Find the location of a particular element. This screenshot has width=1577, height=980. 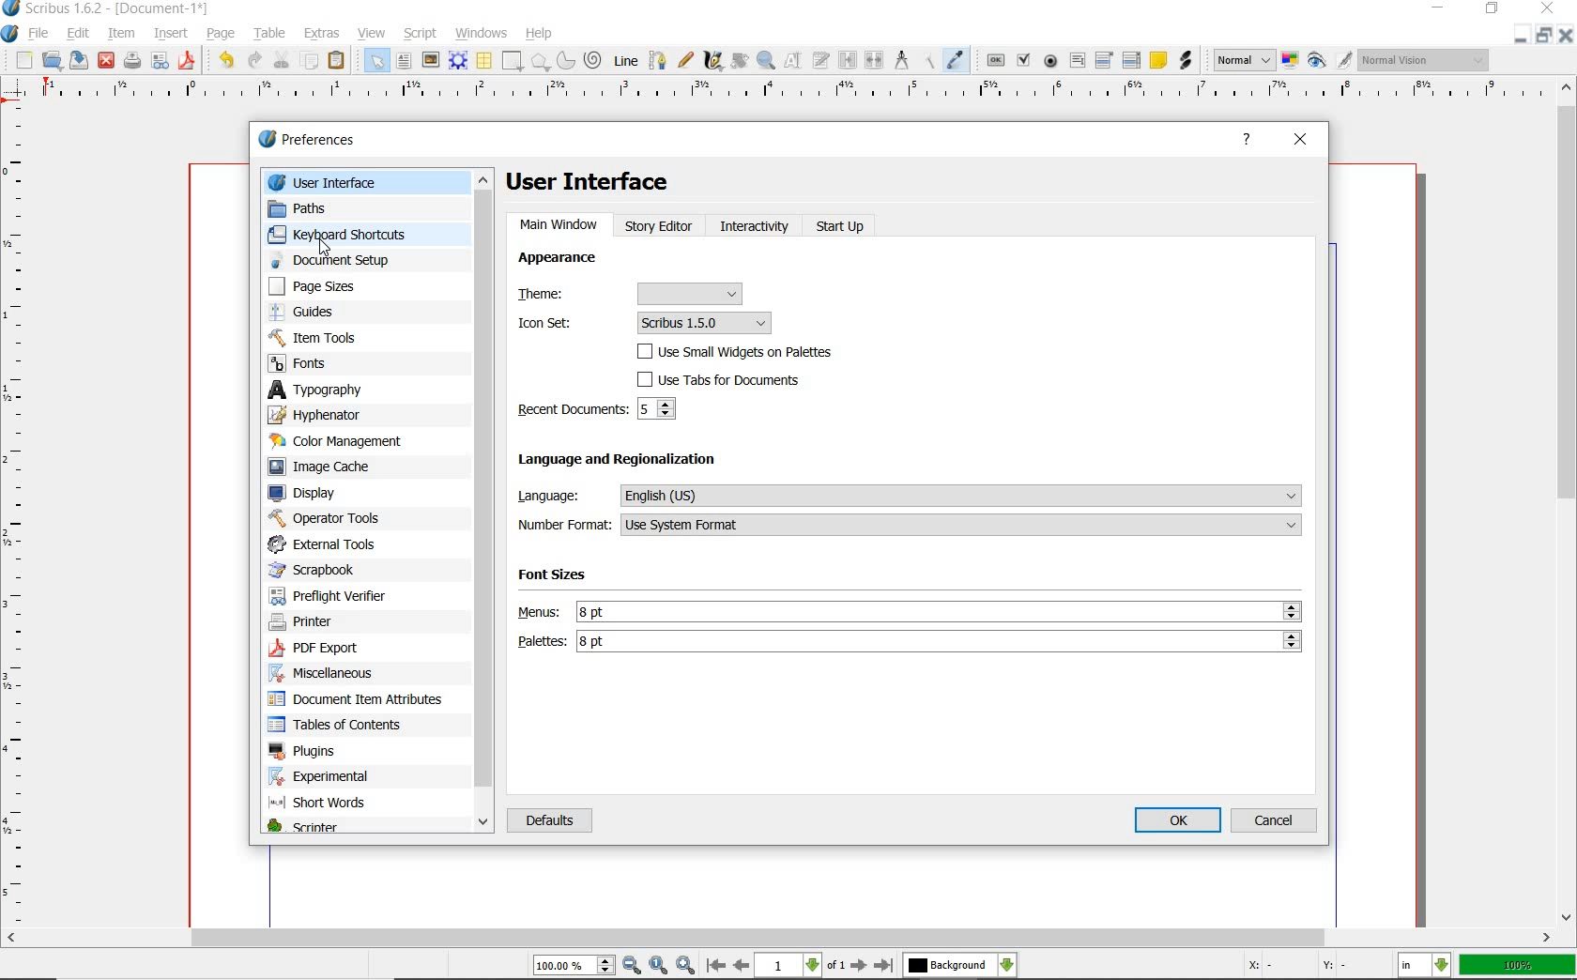

save is located at coordinates (76, 60).